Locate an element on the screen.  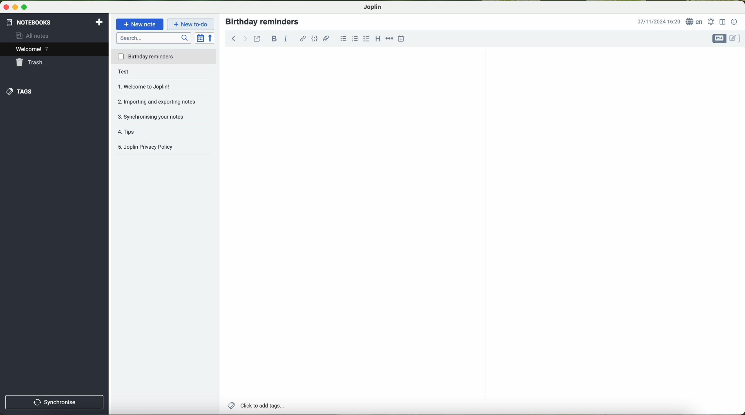
toggle editor layout is located at coordinates (722, 22).